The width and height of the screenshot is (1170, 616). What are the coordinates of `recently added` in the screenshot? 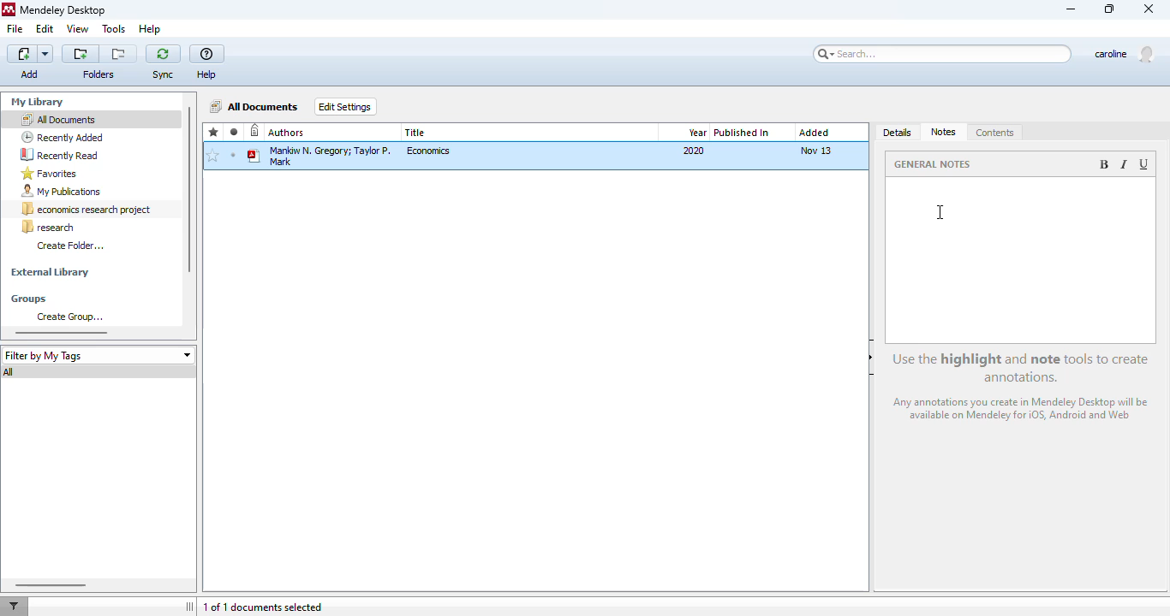 It's located at (255, 132).